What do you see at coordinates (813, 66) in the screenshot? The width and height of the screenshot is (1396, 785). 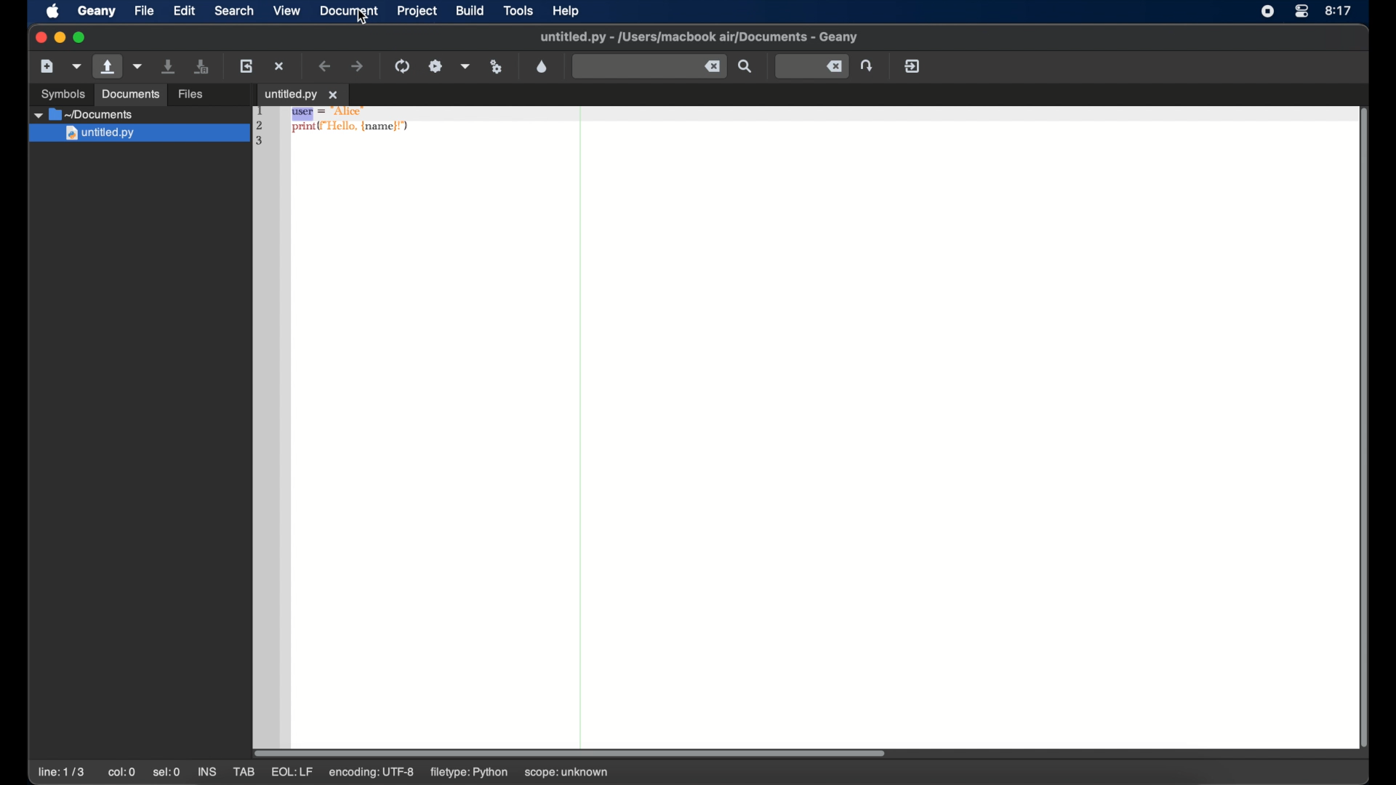 I see `jump to entered line number` at bounding box center [813, 66].